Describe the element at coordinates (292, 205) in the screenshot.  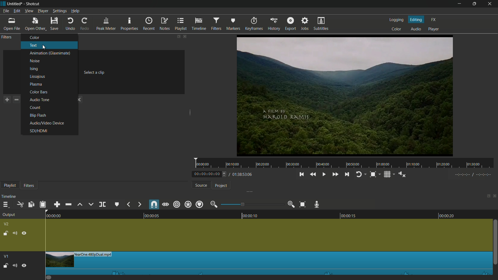
I see `zoom in` at that location.